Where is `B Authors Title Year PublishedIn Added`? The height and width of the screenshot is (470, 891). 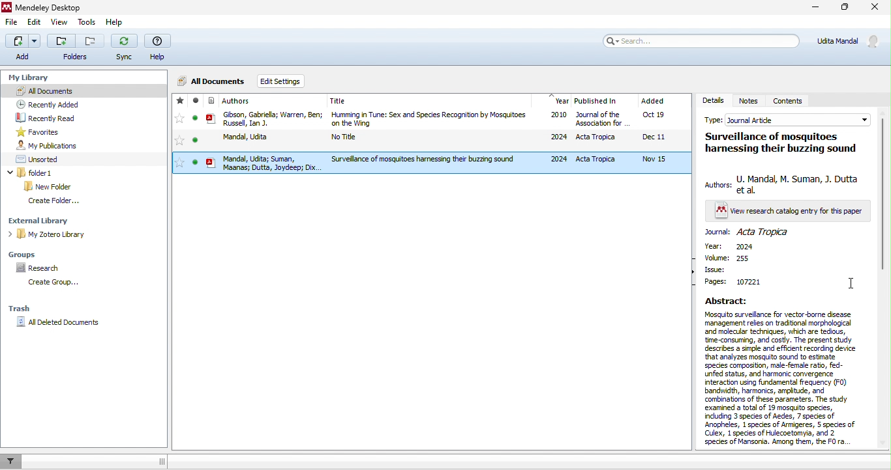
B Authors Title Year PublishedIn Added is located at coordinates (438, 99).